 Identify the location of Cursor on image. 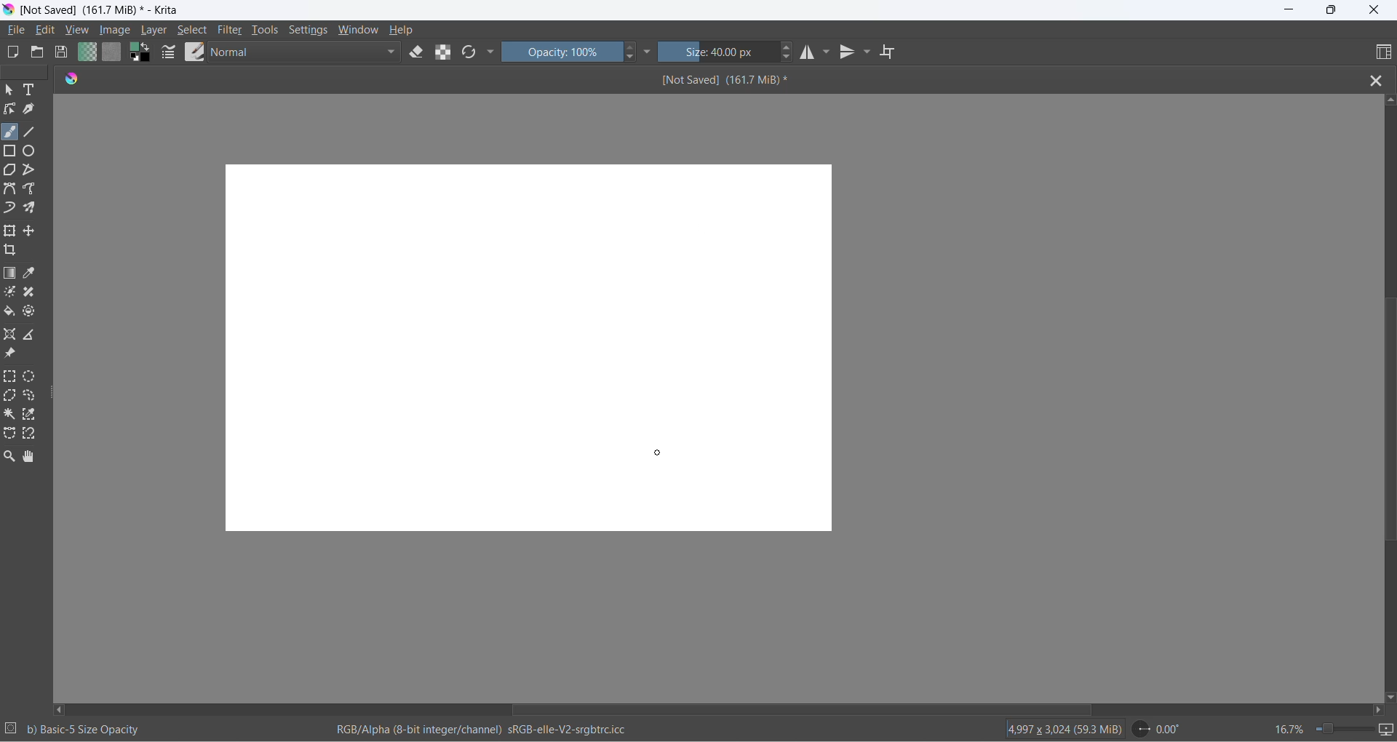
(119, 31).